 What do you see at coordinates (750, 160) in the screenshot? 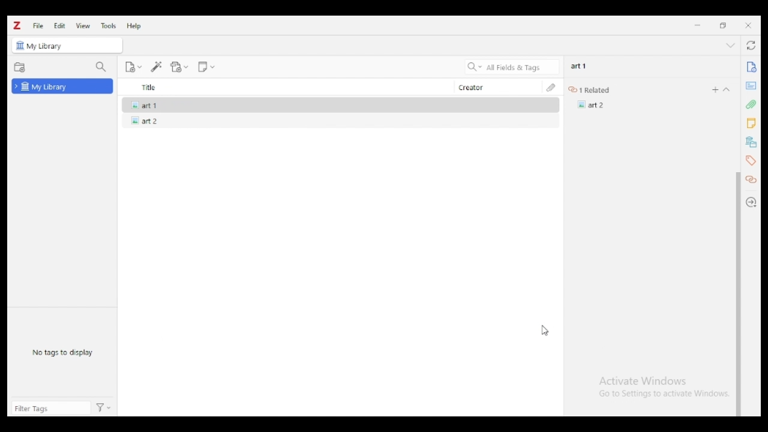
I see `tags` at bounding box center [750, 160].